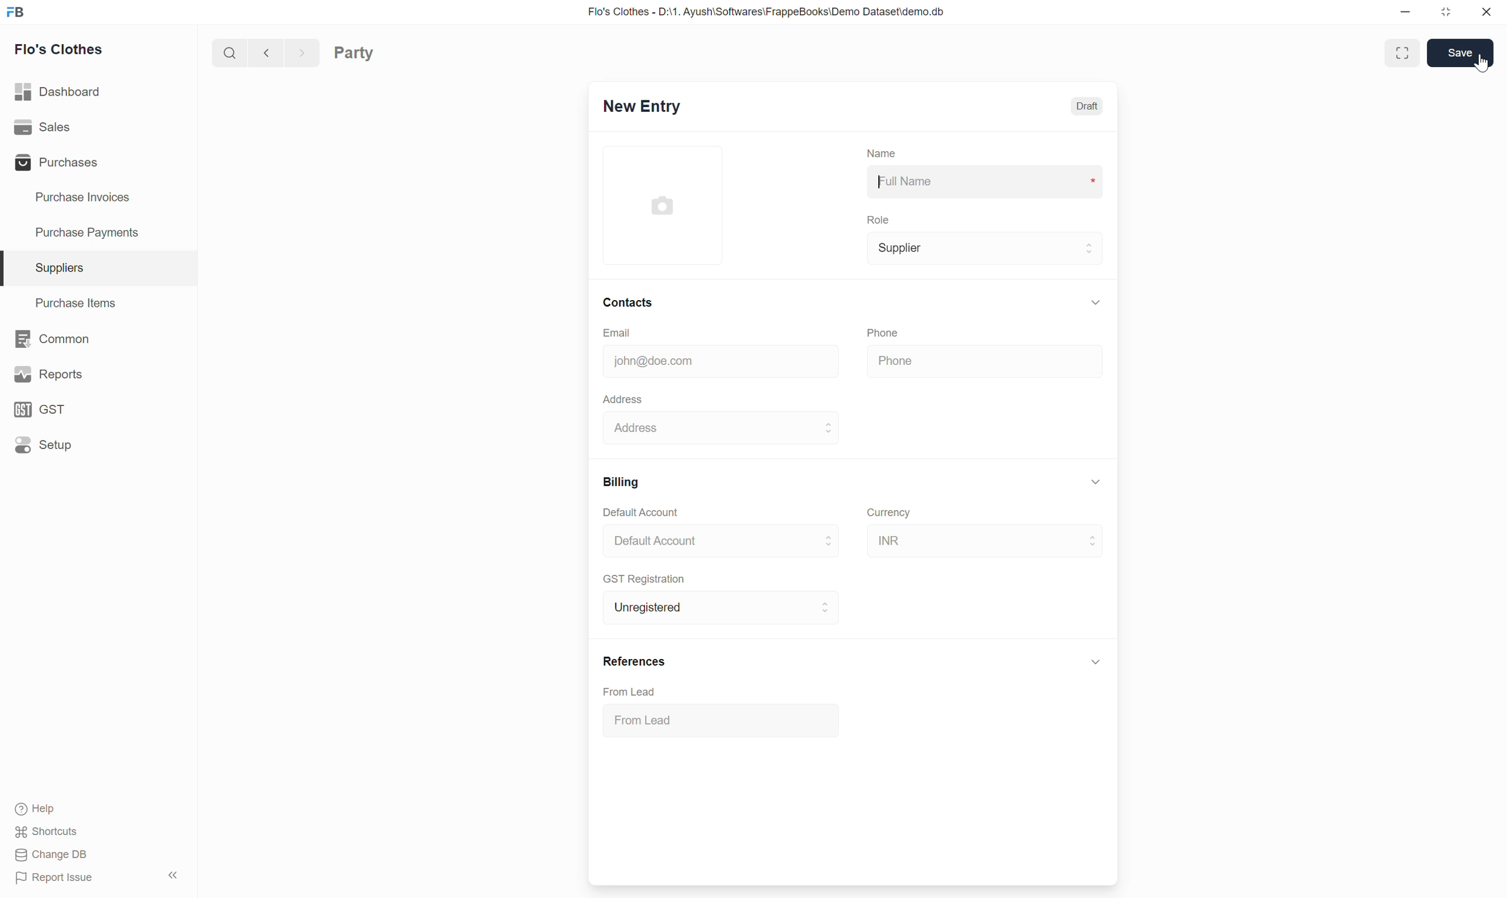 This screenshot has height=898, width=1507. What do you see at coordinates (56, 878) in the screenshot?
I see `Report Issue` at bounding box center [56, 878].